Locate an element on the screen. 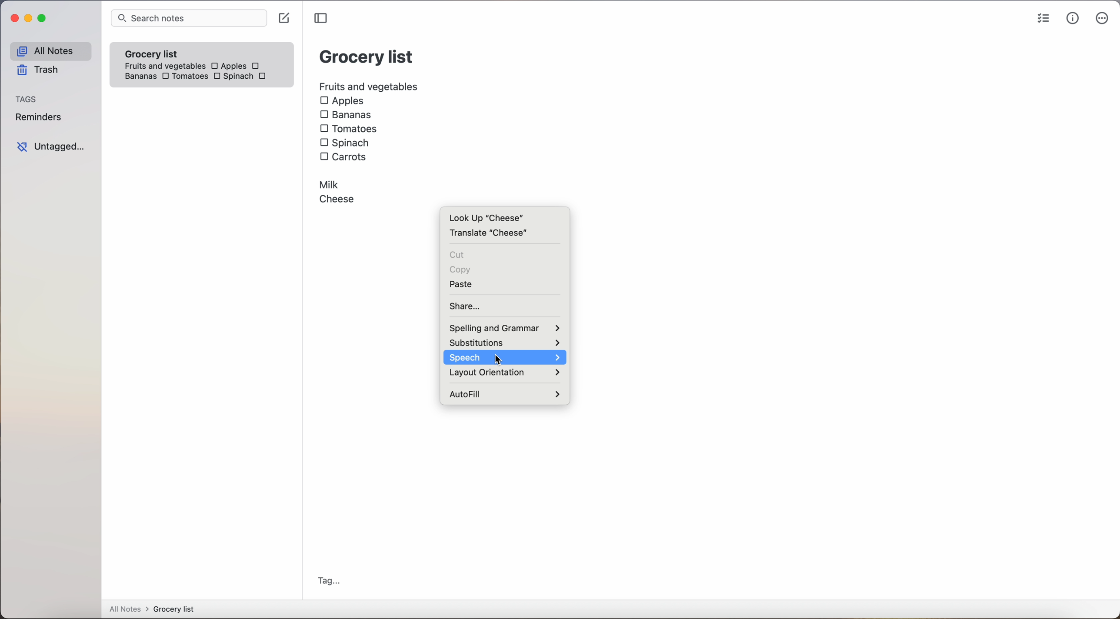  close app is located at coordinates (11, 17).